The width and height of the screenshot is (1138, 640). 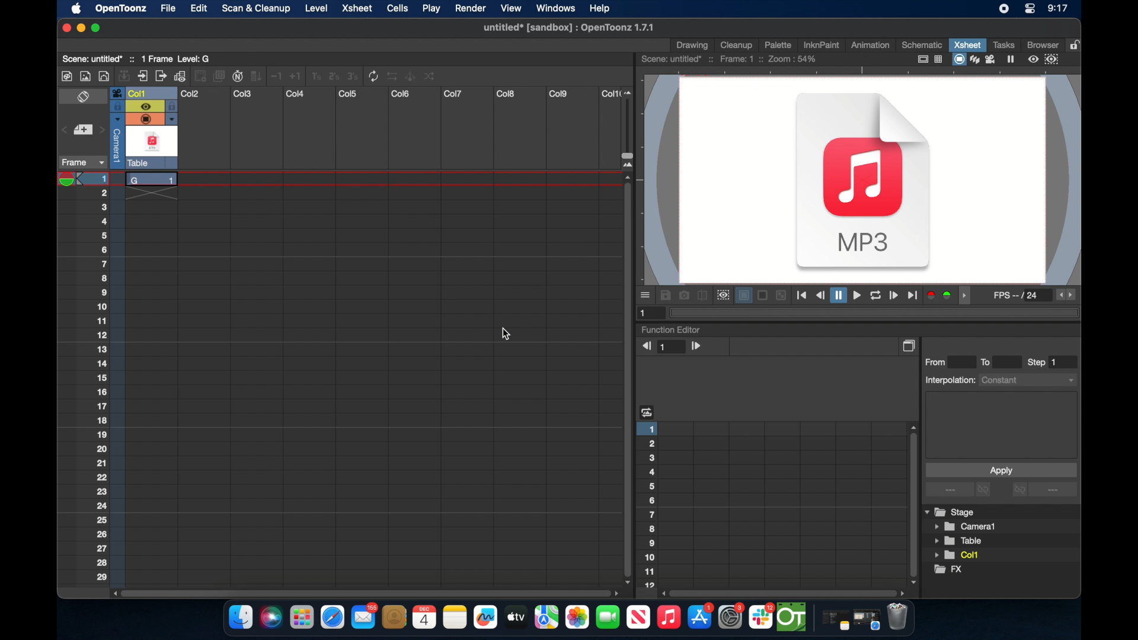 I want to click on fps, so click(x=1017, y=297).